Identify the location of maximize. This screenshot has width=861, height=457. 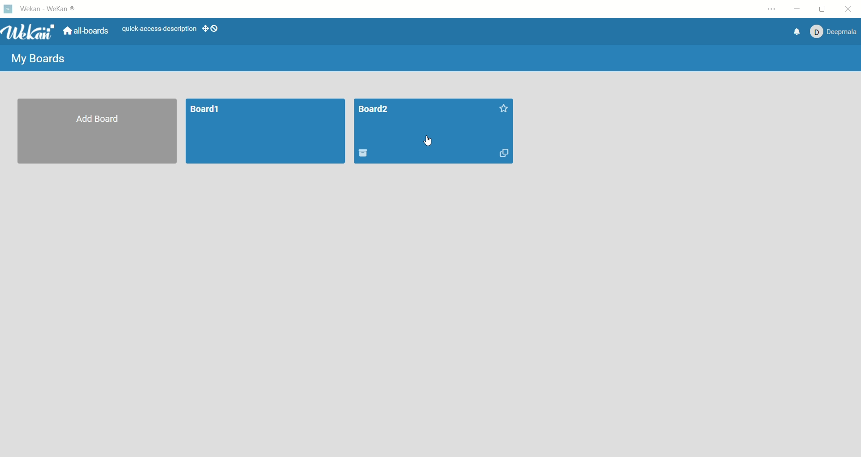
(824, 7).